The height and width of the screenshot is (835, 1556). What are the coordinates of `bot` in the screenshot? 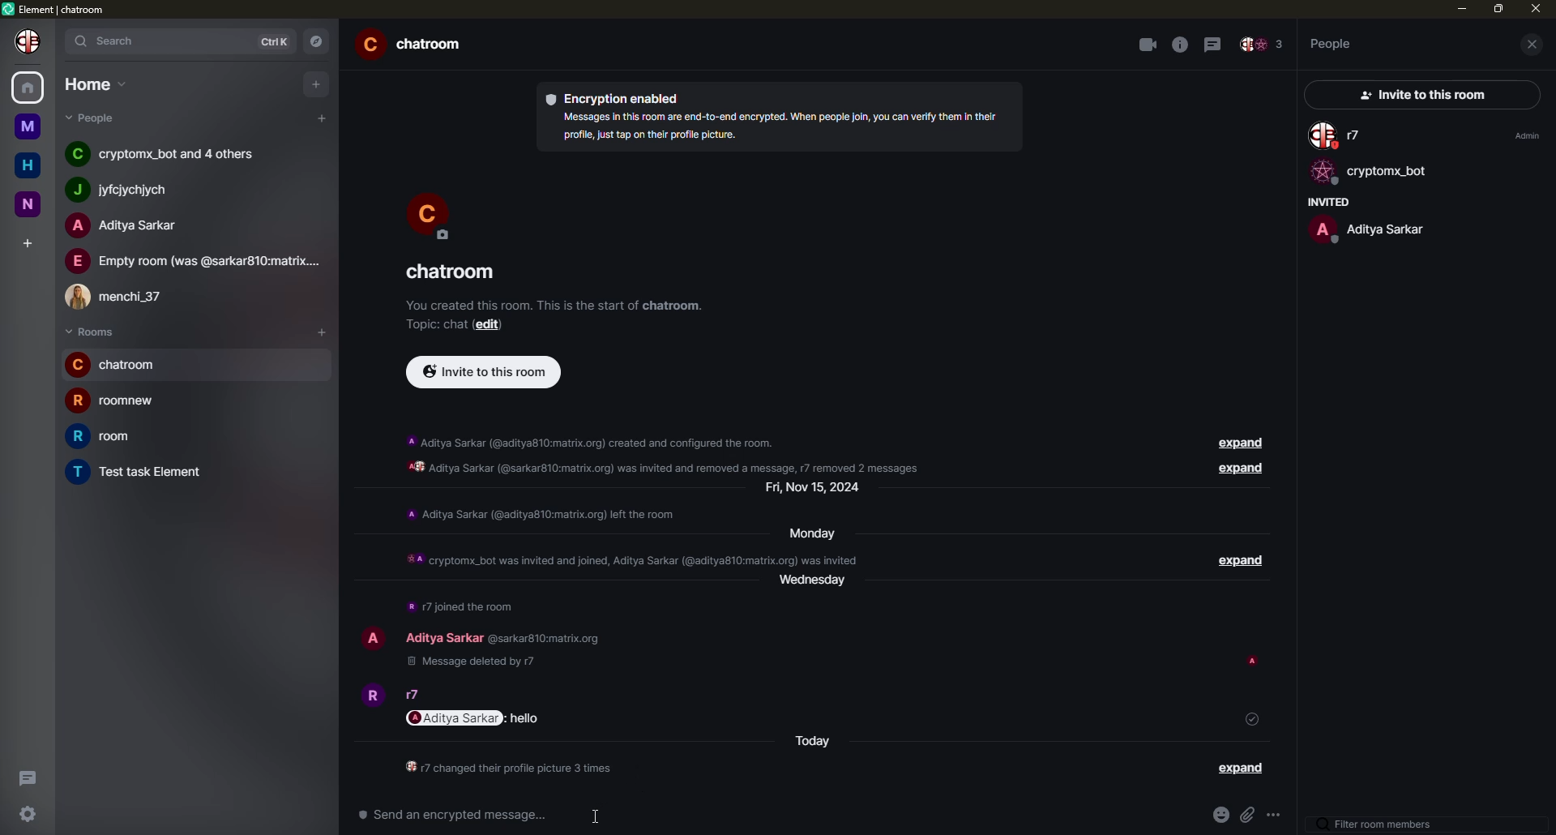 It's located at (1369, 173).